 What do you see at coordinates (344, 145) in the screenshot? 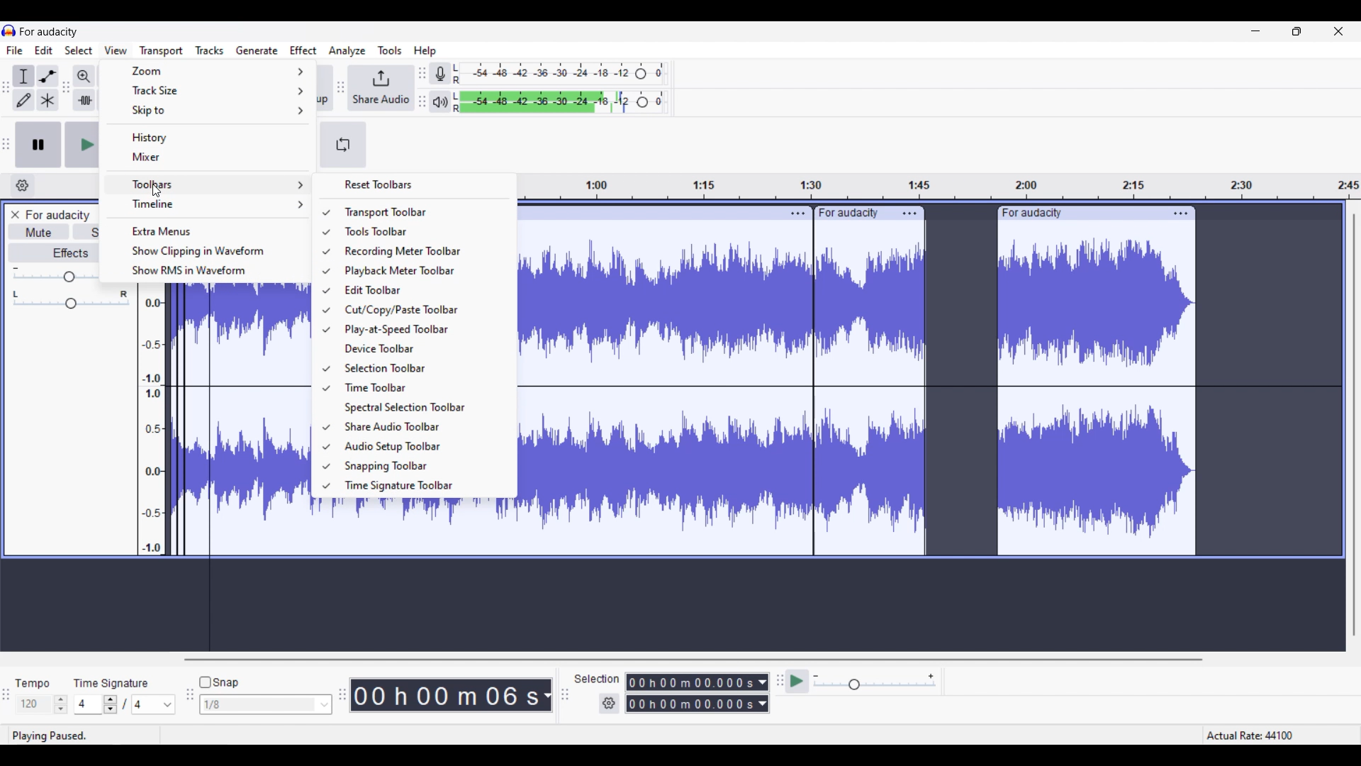
I see `Enable looping` at bounding box center [344, 145].